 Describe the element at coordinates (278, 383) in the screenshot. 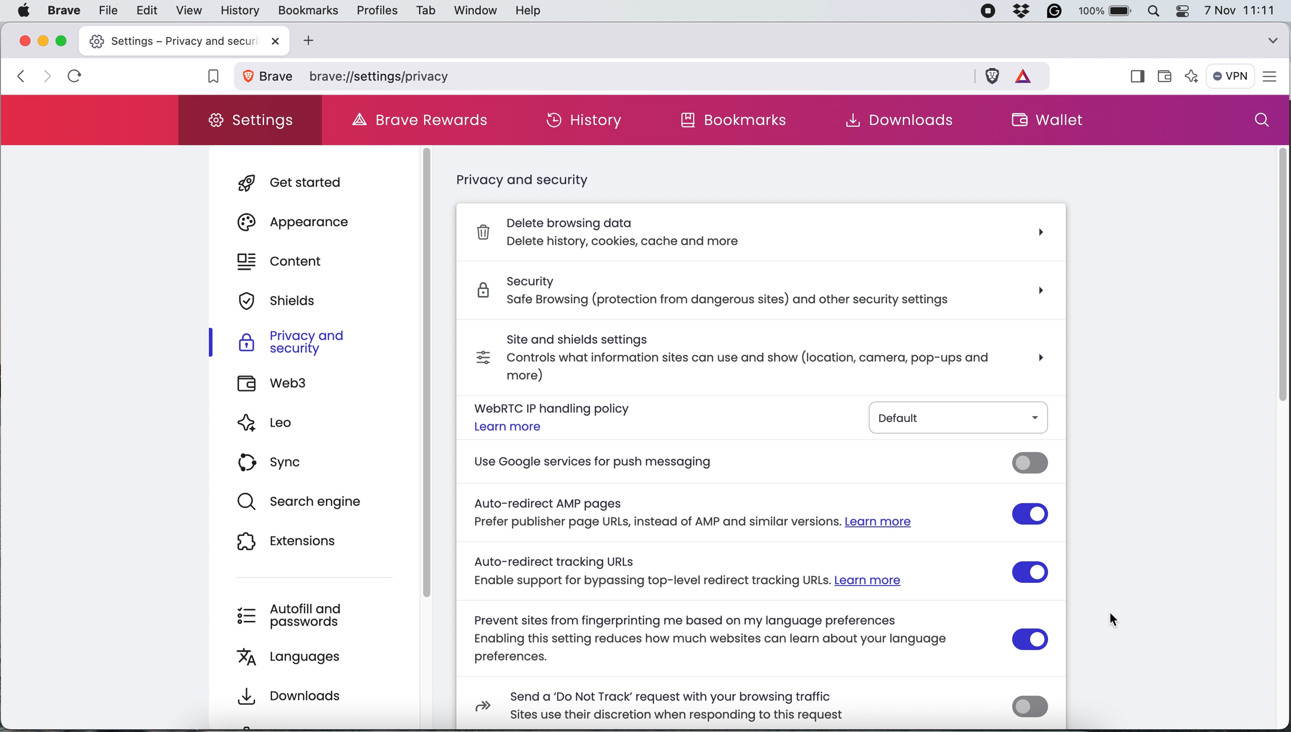

I see `web3` at that location.